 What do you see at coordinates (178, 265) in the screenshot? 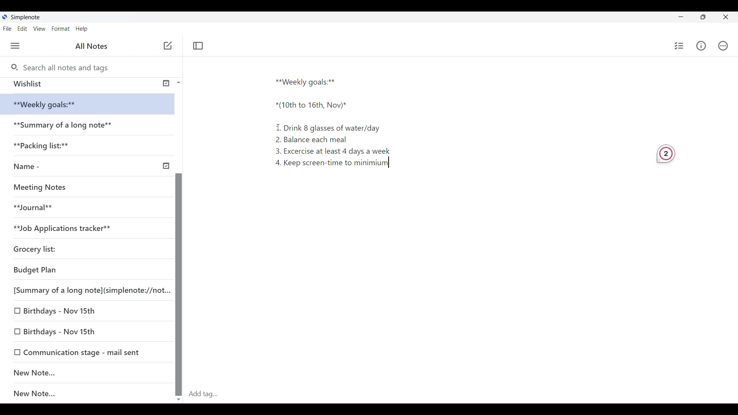
I see `Scroll bar` at bounding box center [178, 265].